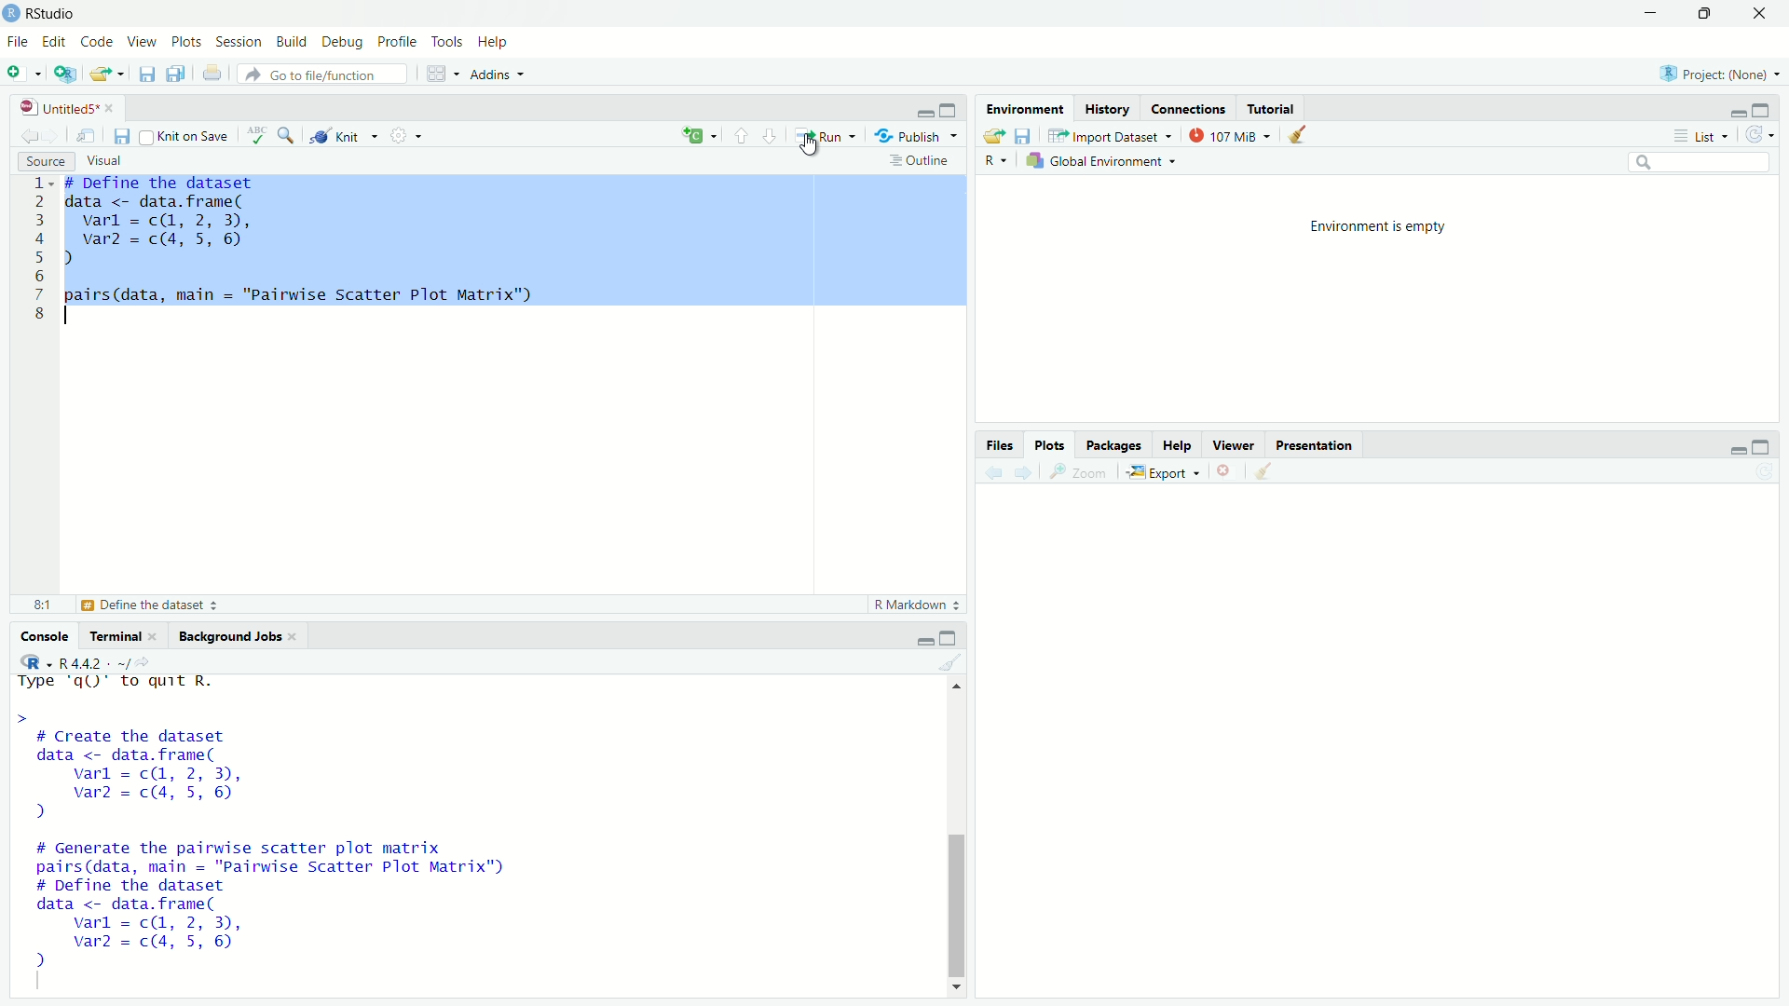 The height and width of the screenshot is (1006, 1789). Describe the element at coordinates (1022, 106) in the screenshot. I see `Environment` at that location.